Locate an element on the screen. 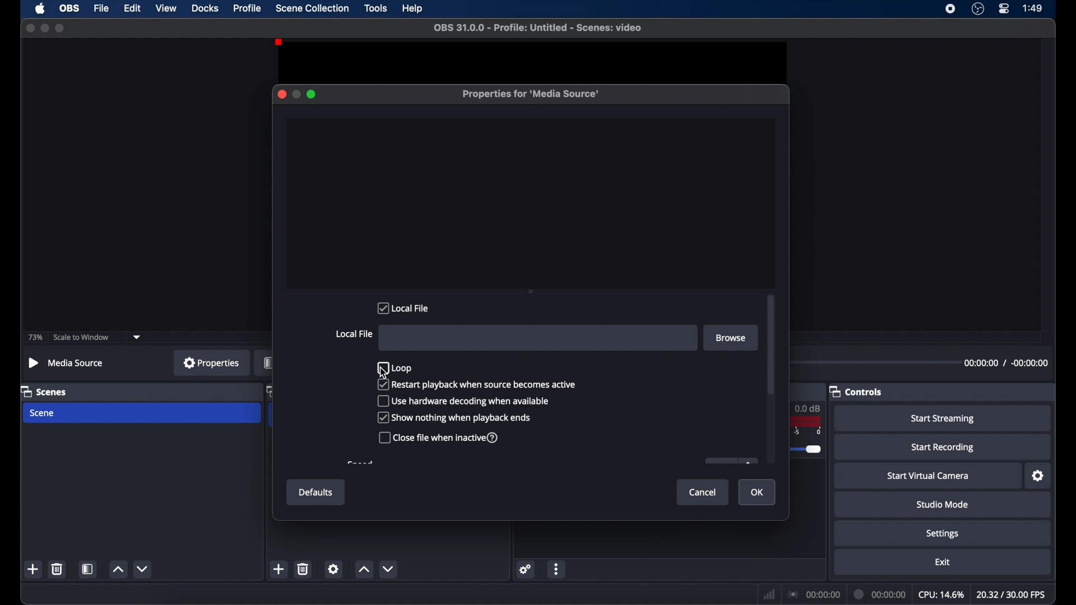  maximize is located at coordinates (313, 94).